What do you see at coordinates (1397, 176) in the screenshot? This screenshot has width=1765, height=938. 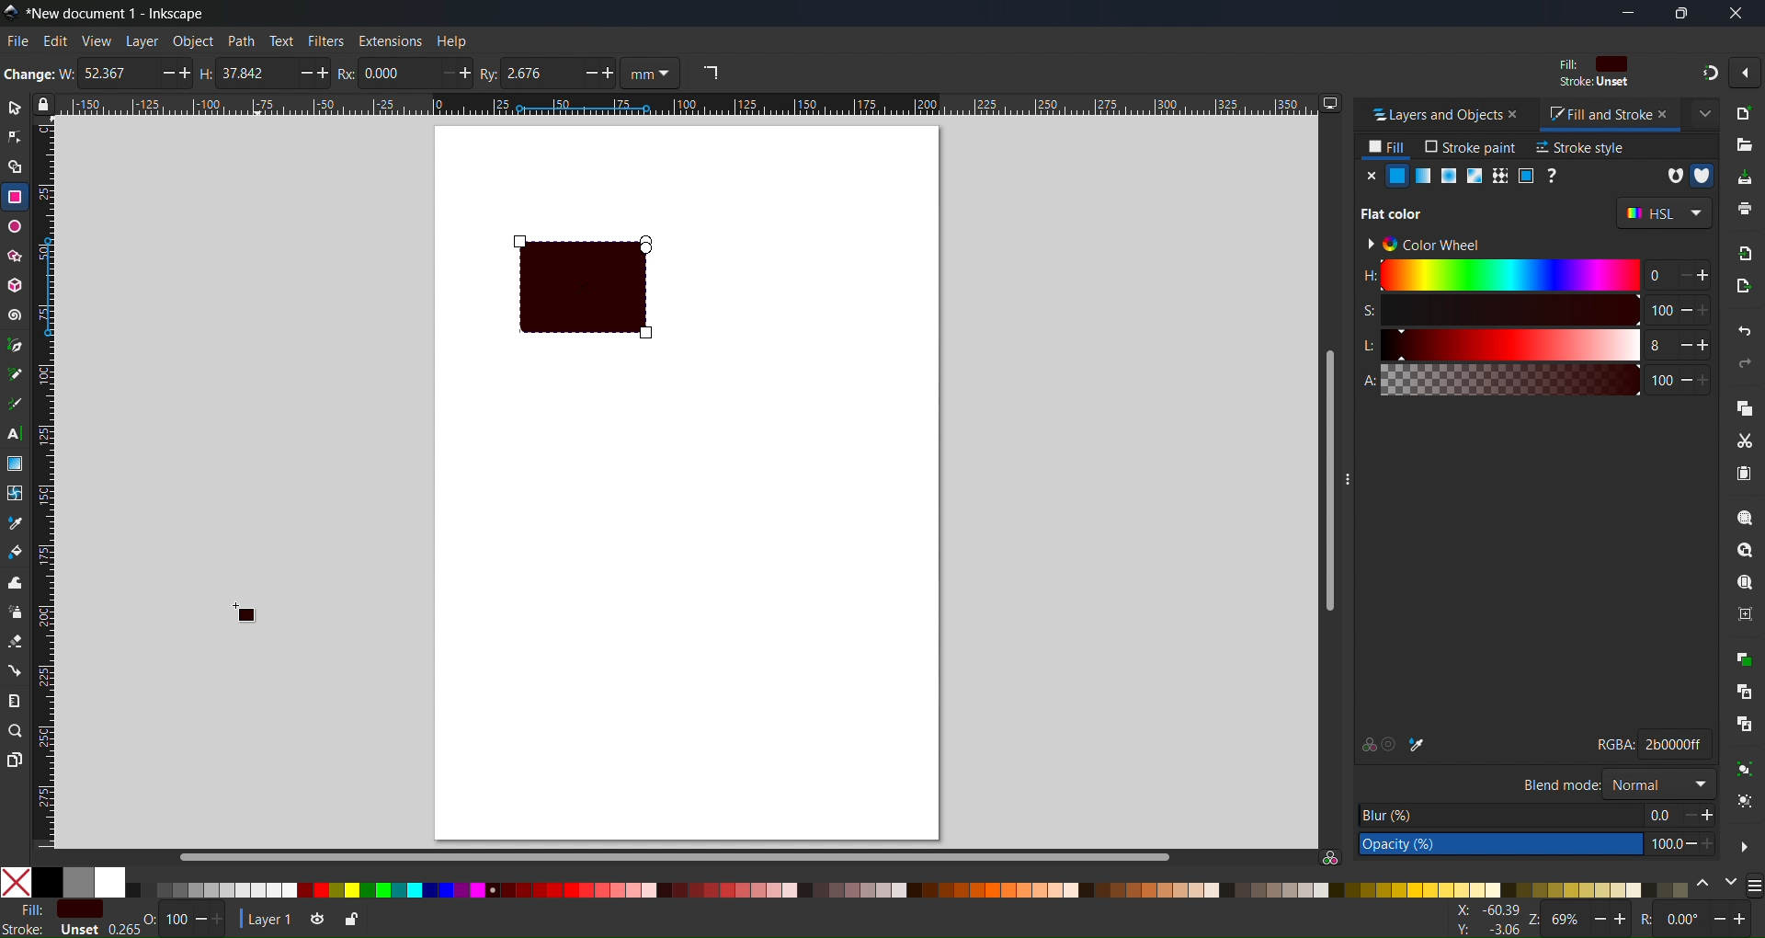 I see `Flat color` at bounding box center [1397, 176].